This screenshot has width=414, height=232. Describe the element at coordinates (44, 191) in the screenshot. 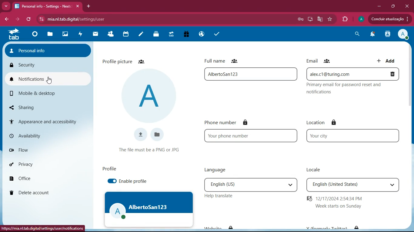

I see `delete` at that location.